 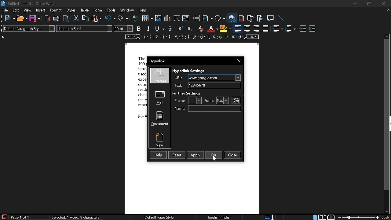 What do you see at coordinates (122, 19) in the screenshot?
I see `redo` at bounding box center [122, 19].